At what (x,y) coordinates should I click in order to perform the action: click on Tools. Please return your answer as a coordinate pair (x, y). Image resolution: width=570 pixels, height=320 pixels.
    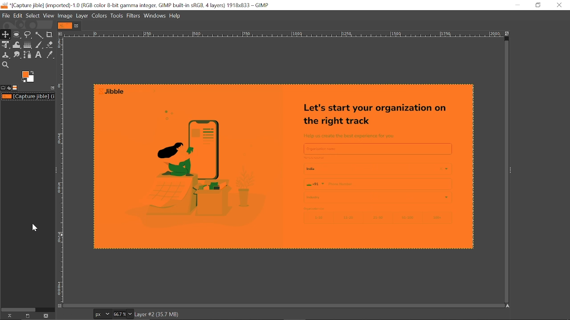
    Looking at the image, I should click on (116, 16).